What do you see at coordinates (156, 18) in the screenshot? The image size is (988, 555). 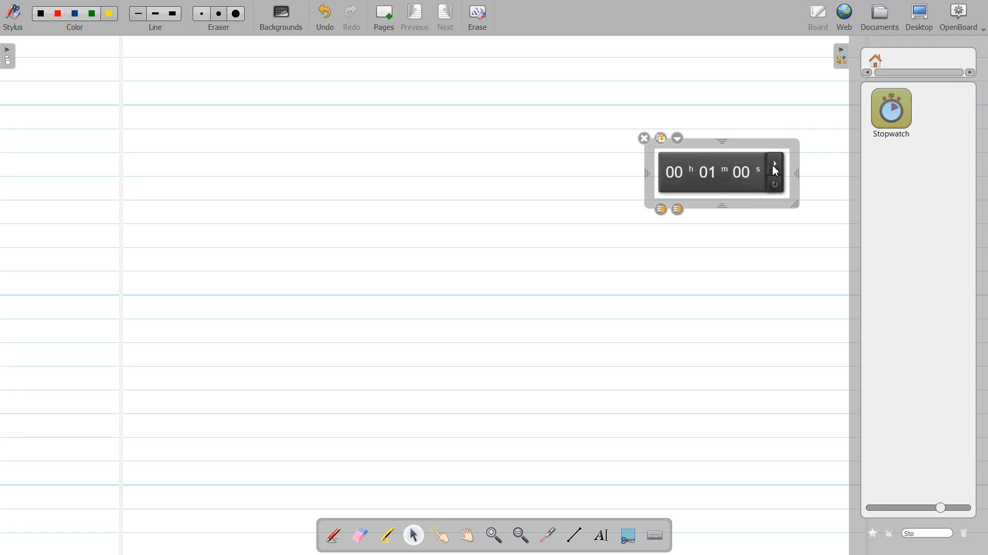 I see `Line` at bounding box center [156, 18].